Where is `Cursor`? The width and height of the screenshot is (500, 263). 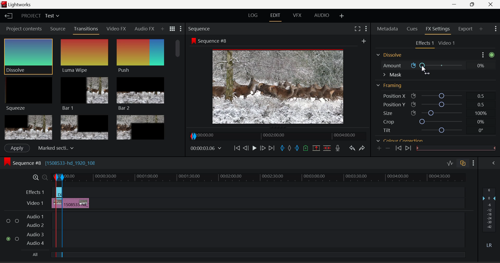
Cursor is located at coordinates (425, 71).